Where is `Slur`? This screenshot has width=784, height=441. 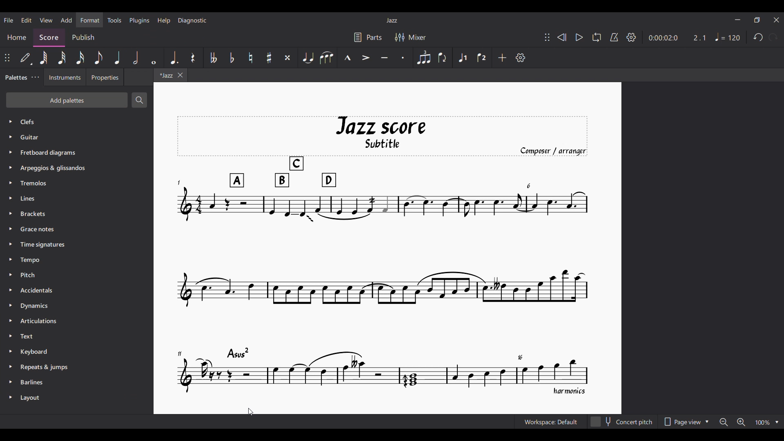
Slur is located at coordinates (327, 58).